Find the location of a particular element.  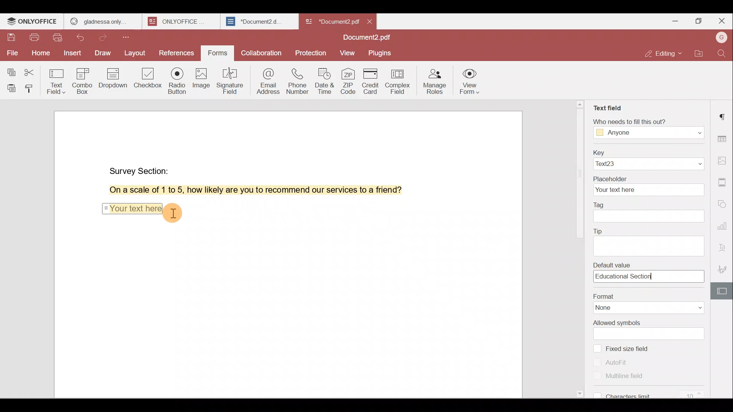

Tag is located at coordinates (650, 213).